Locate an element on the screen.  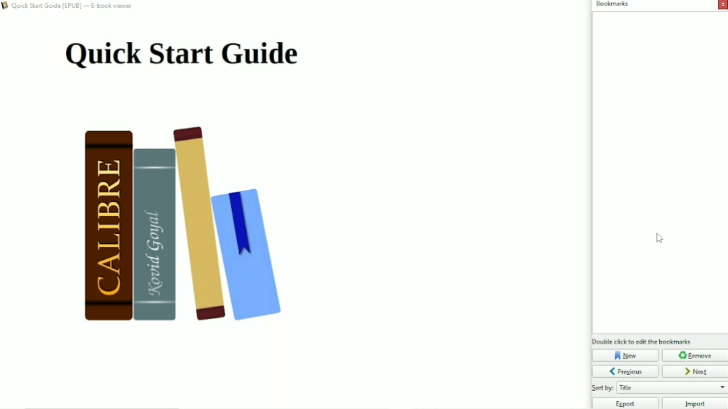
 is located at coordinates (603, 388).